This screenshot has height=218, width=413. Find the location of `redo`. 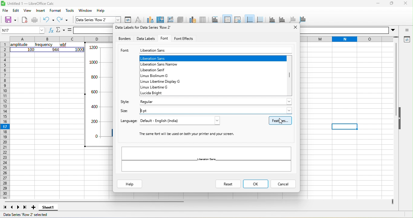

redo is located at coordinates (63, 20).